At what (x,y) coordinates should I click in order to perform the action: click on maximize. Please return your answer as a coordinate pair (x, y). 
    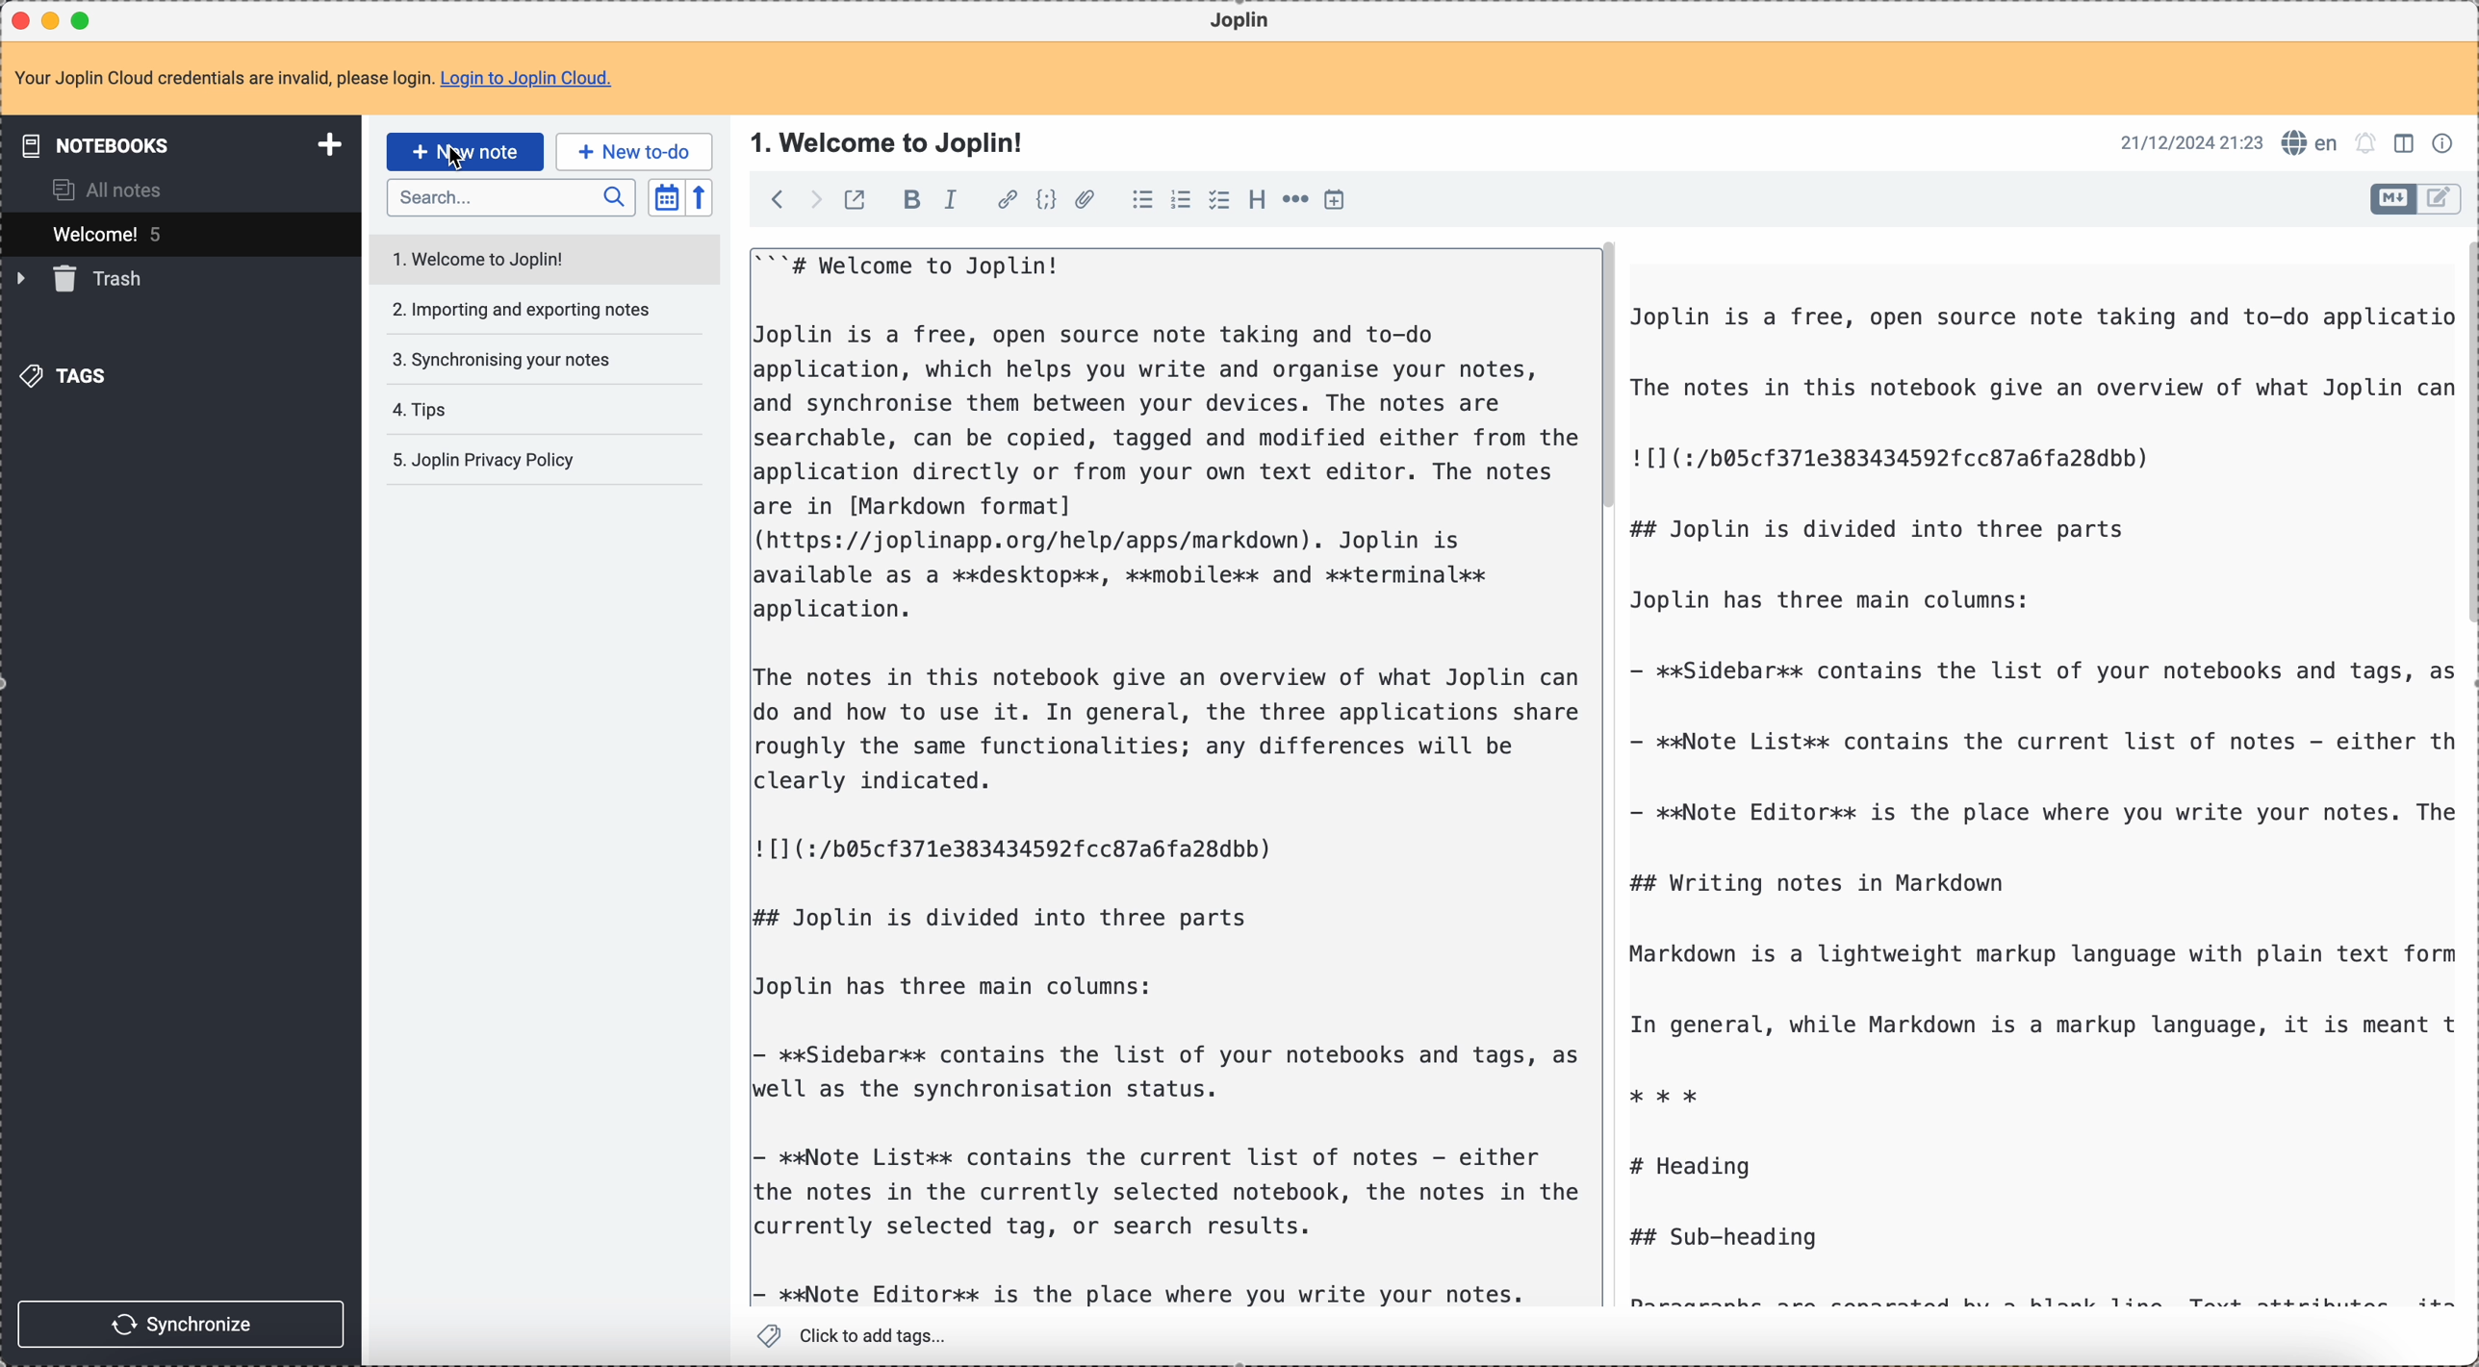
    Looking at the image, I should click on (83, 19).